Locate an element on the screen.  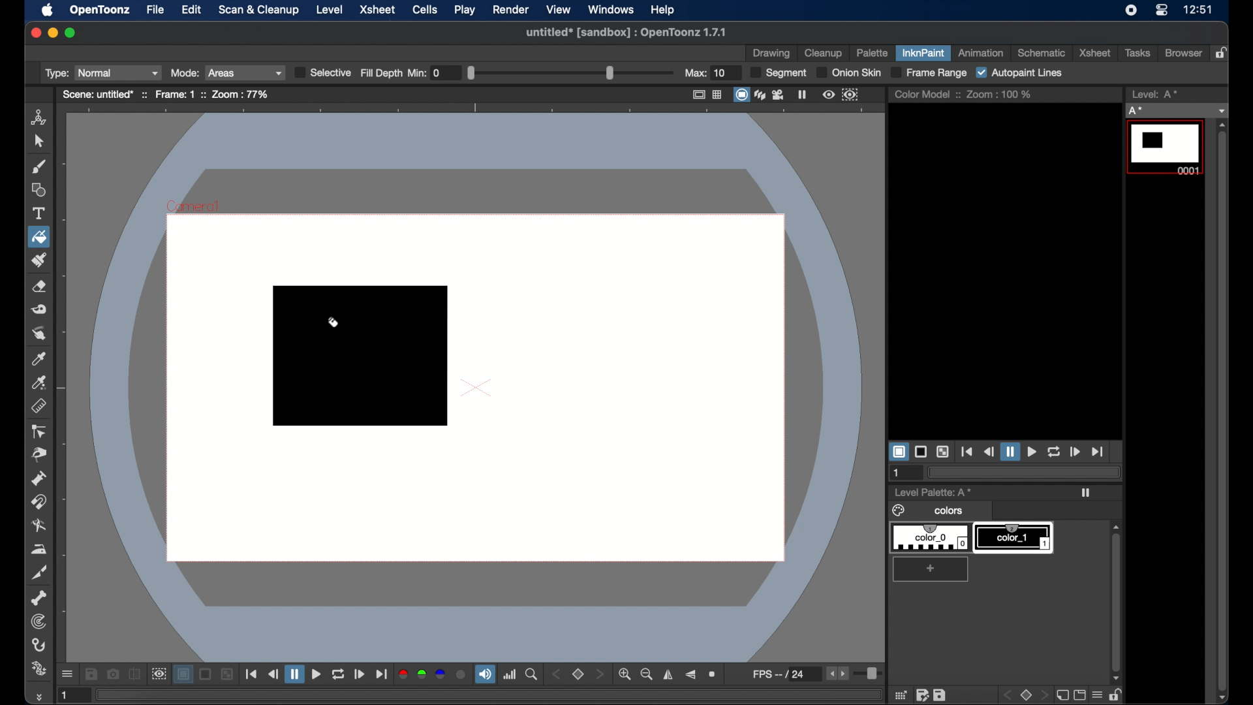
sub camera preview is located at coordinates (850, 95).